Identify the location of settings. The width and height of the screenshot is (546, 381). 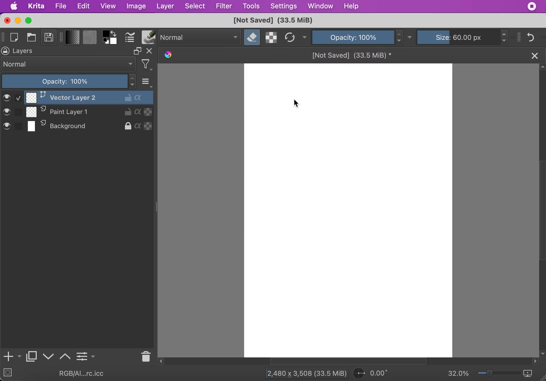
(283, 7).